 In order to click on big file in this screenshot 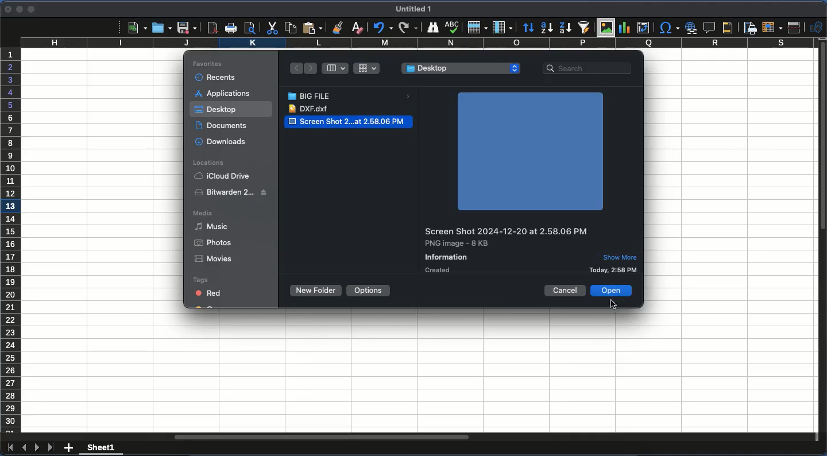, I will do `click(352, 96)`.